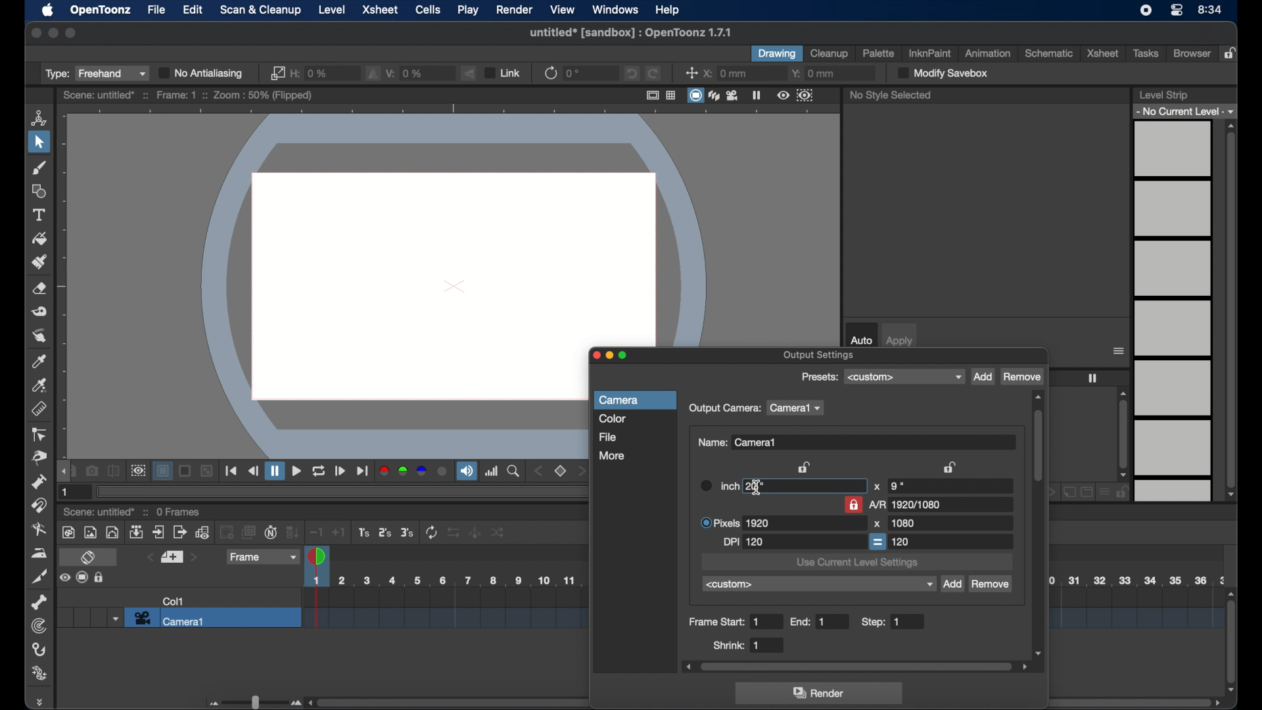 This screenshot has width=1262, height=710. What do you see at coordinates (41, 289) in the screenshot?
I see `eraser tool` at bounding box center [41, 289].